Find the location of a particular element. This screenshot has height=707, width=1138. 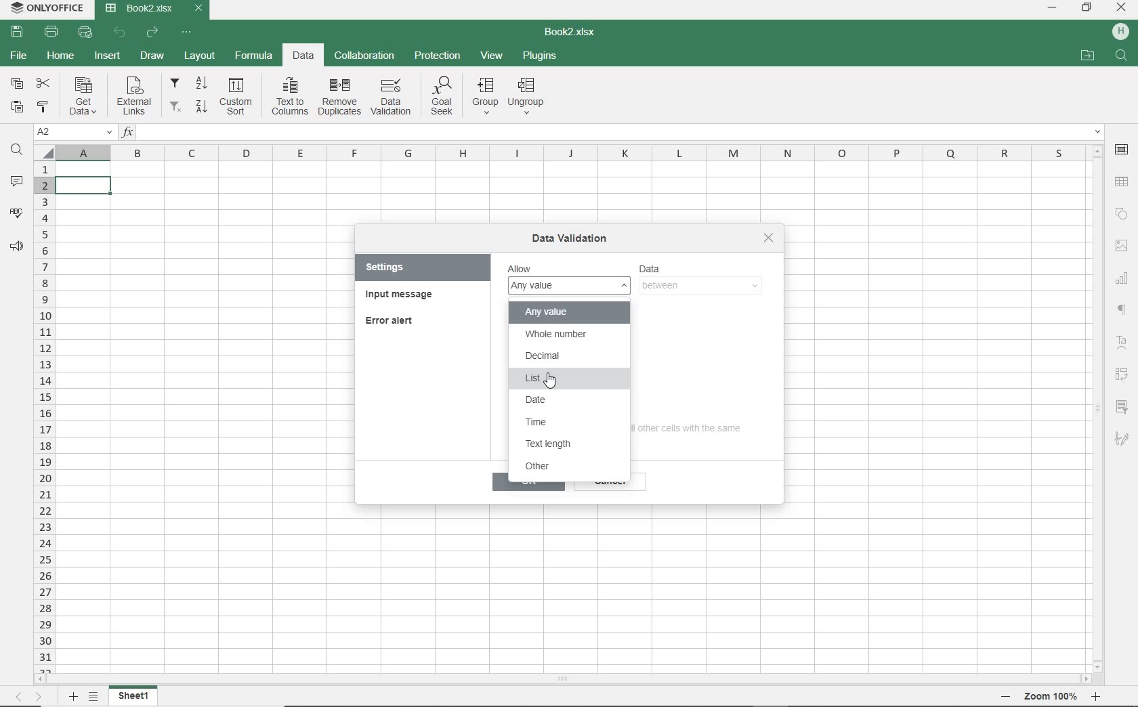

CURSOR is located at coordinates (550, 381).